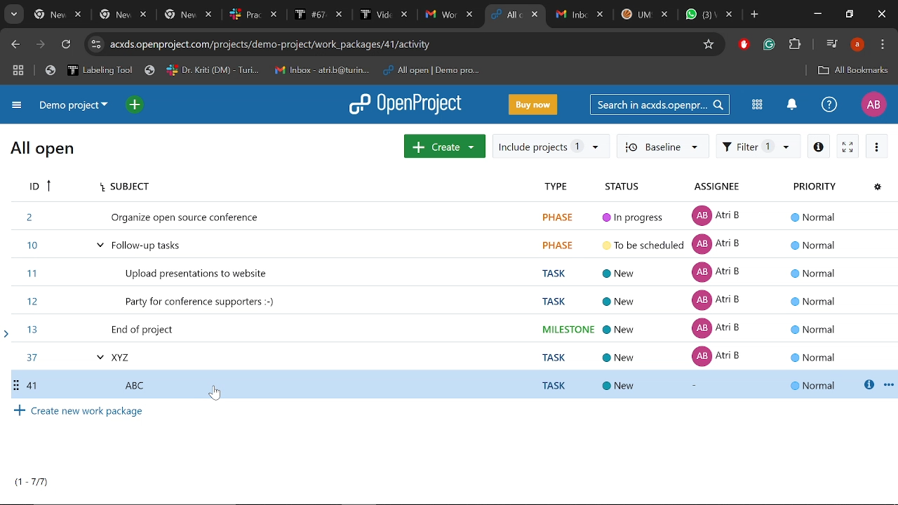 This screenshot has height=505, width=898. What do you see at coordinates (663, 145) in the screenshot?
I see `Baseline` at bounding box center [663, 145].